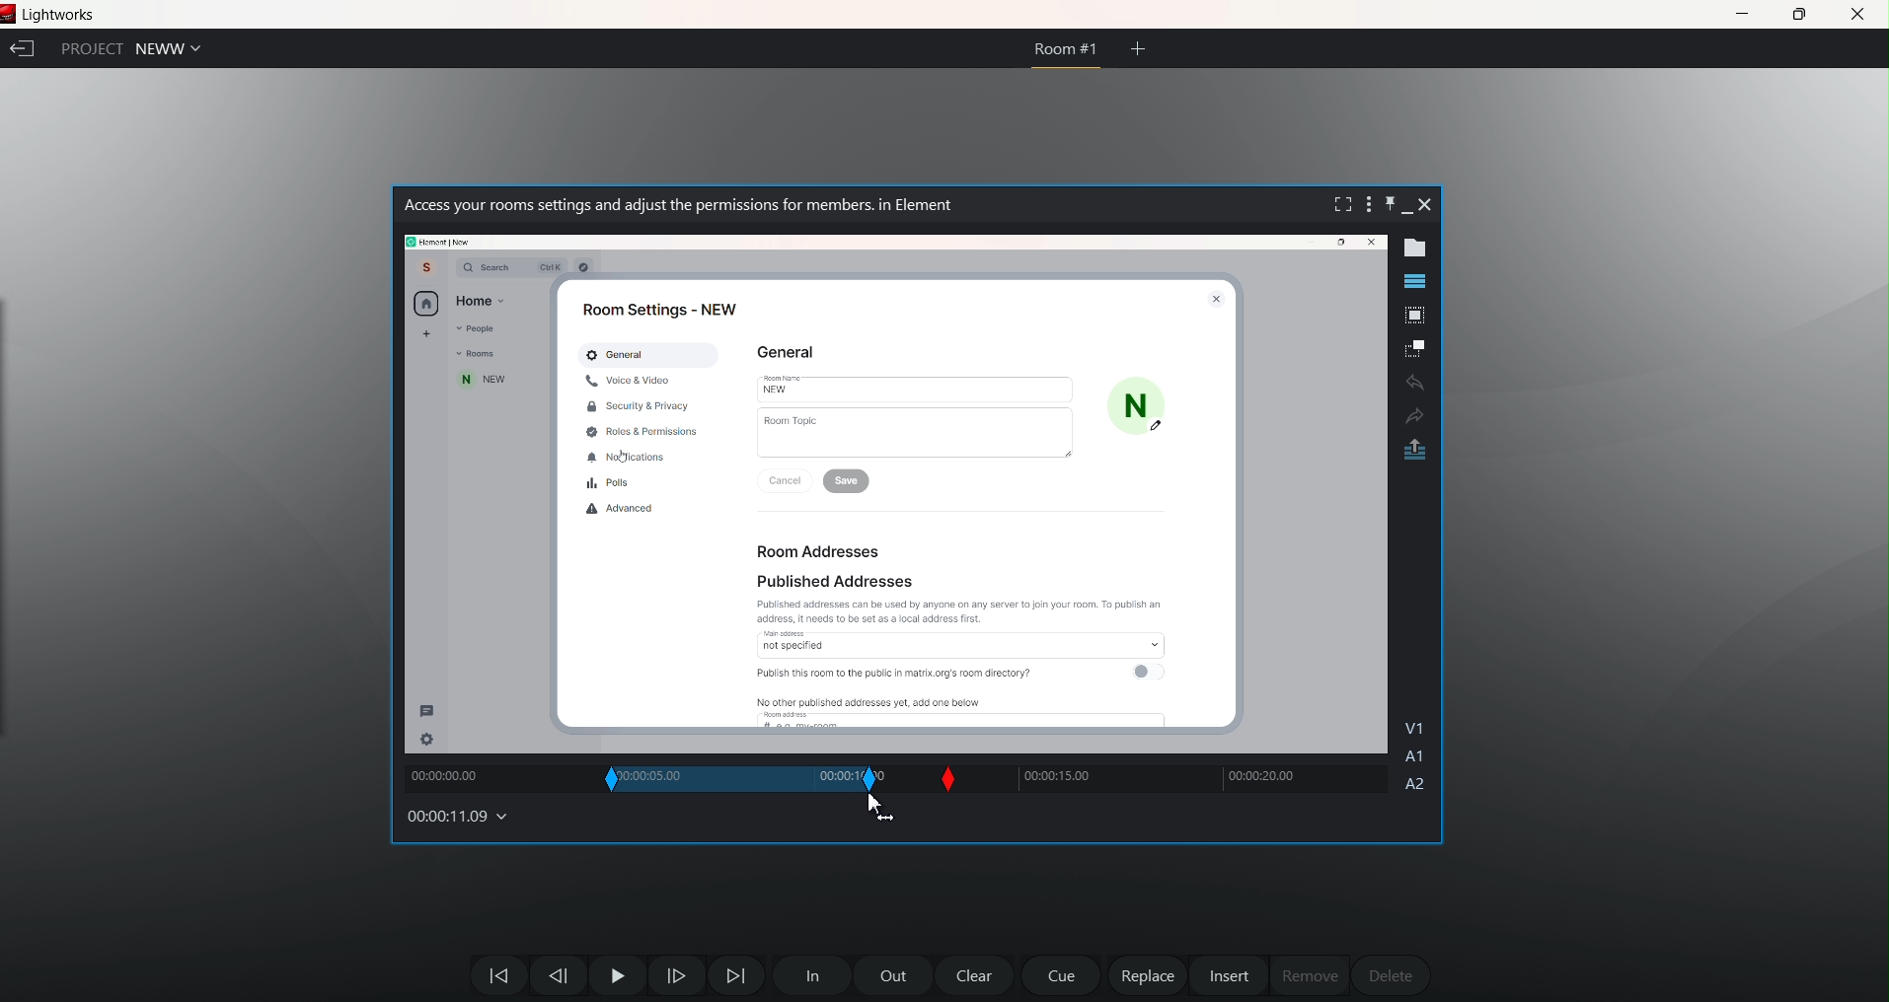 This screenshot has height=1002, width=1889. Describe the element at coordinates (426, 738) in the screenshot. I see `setting` at that location.